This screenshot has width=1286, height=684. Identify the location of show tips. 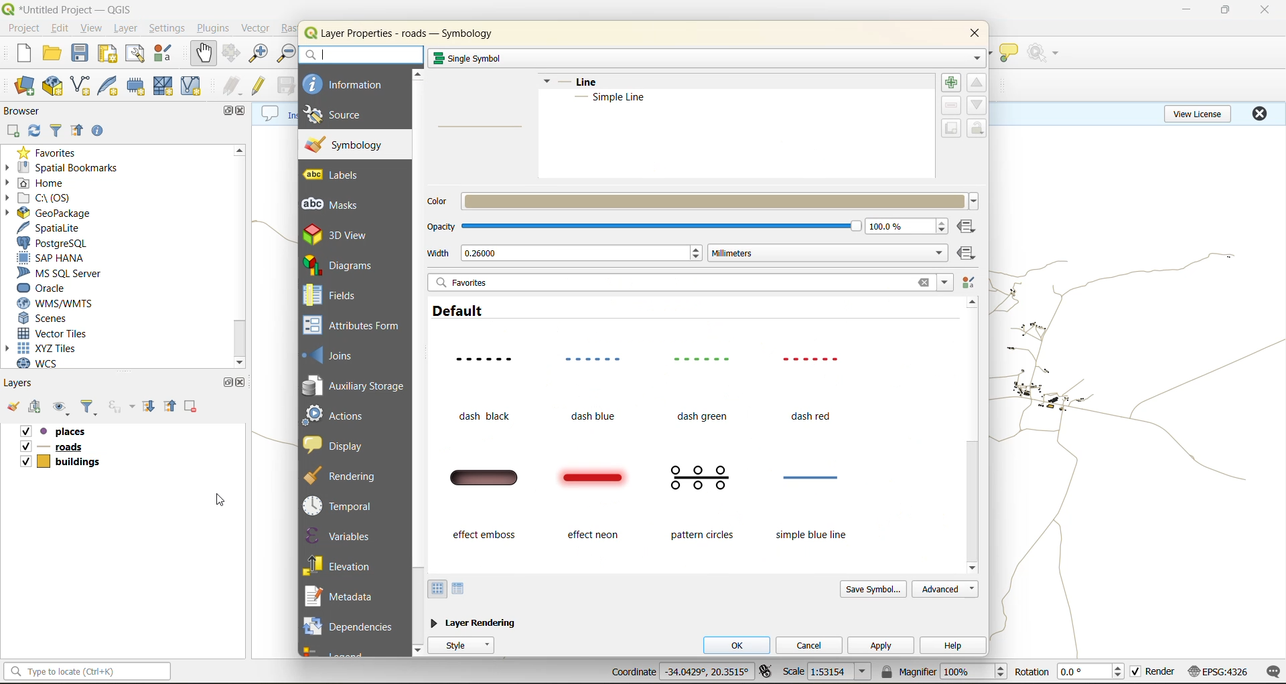
(1011, 52).